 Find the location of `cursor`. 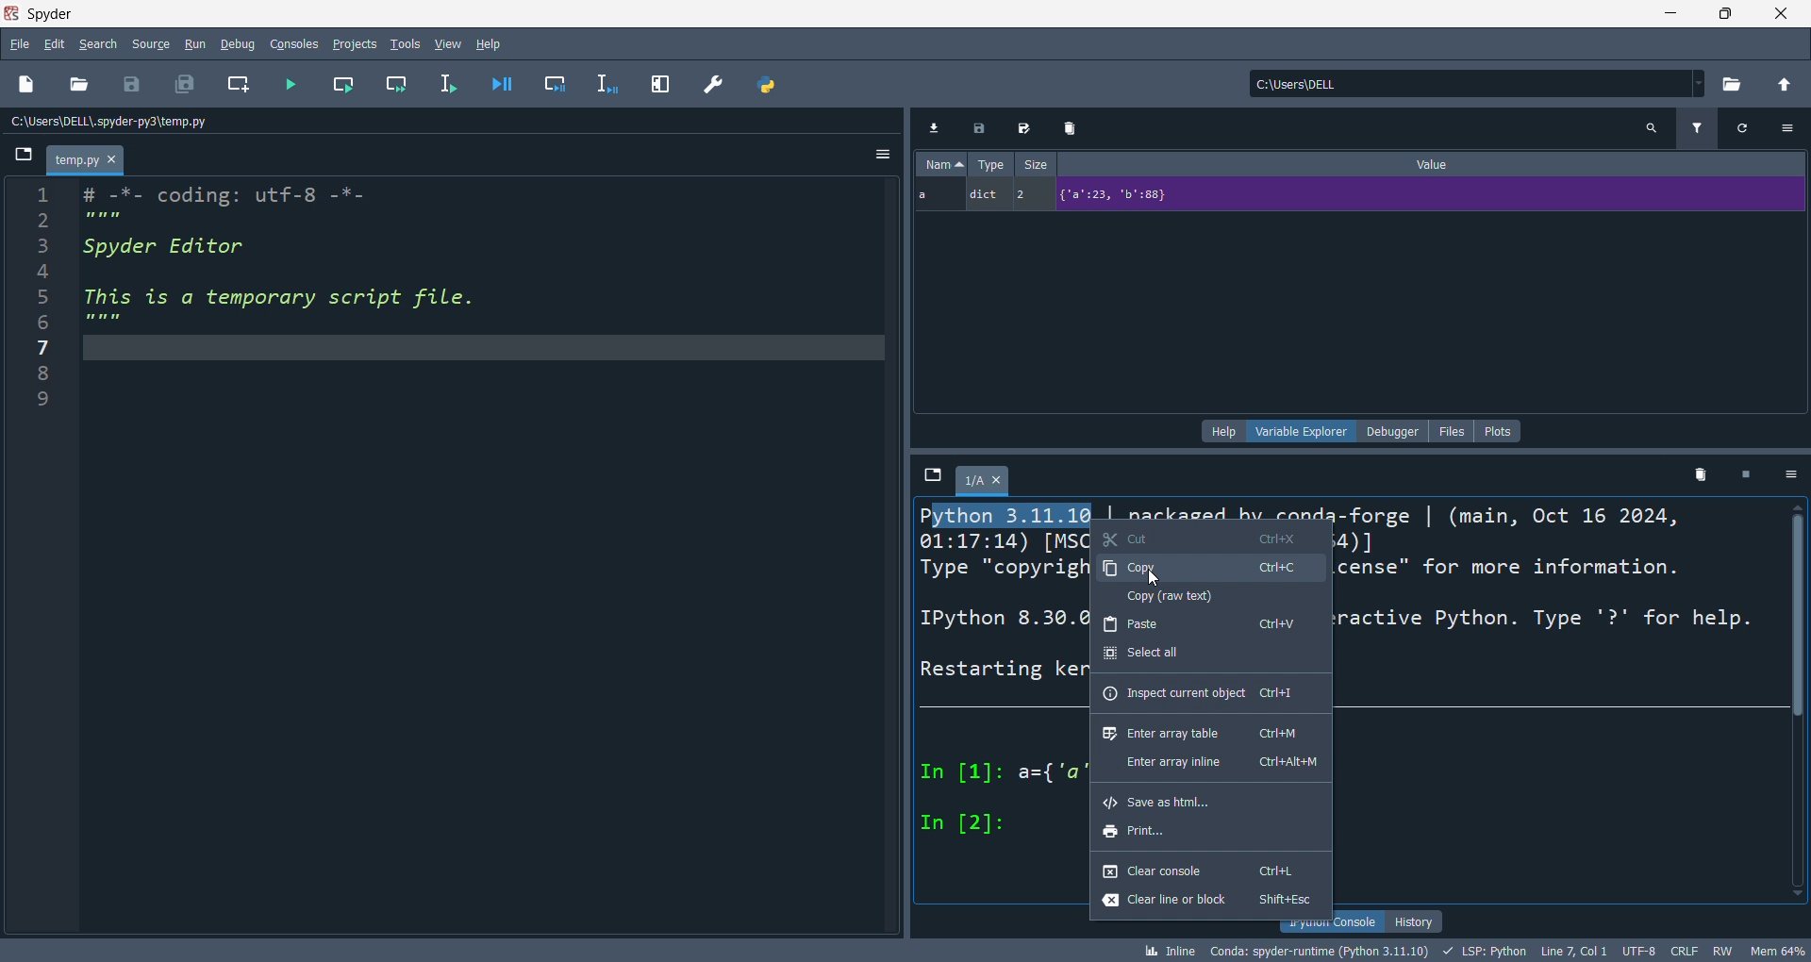

cursor is located at coordinates (1160, 579).